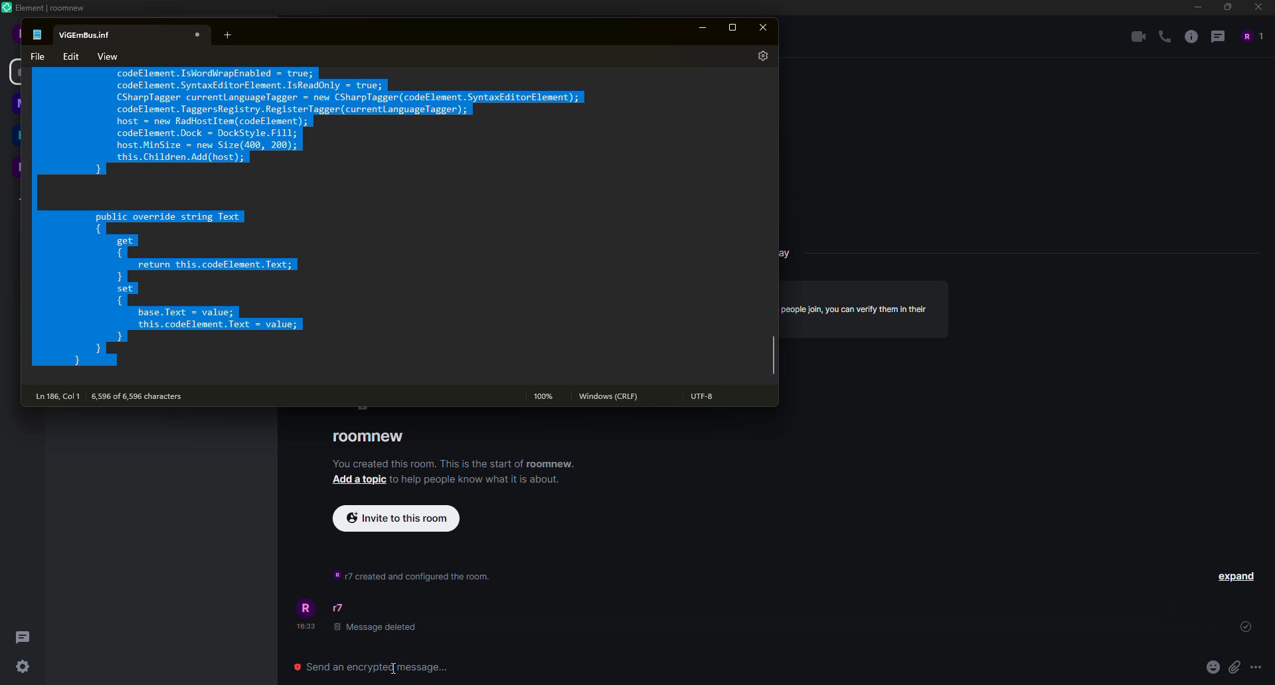 The image size is (1275, 685). What do you see at coordinates (1190, 37) in the screenshot?
I see `info` at bounding box center [1190, 37].